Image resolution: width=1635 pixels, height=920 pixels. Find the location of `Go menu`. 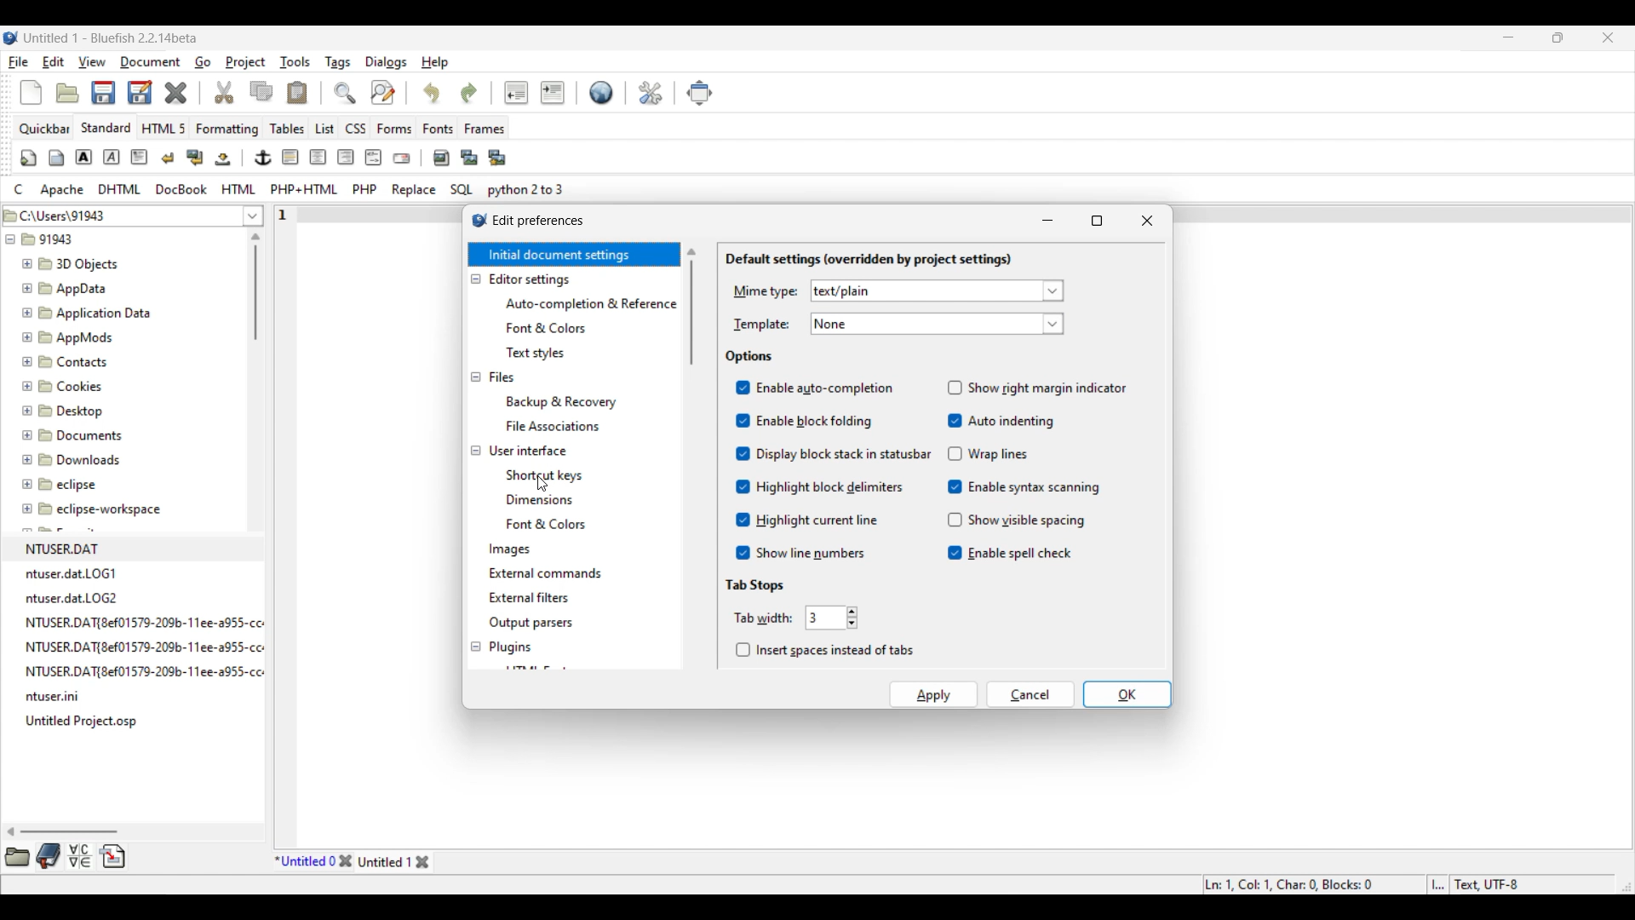

Go menu is located at coordinates (202, 62).